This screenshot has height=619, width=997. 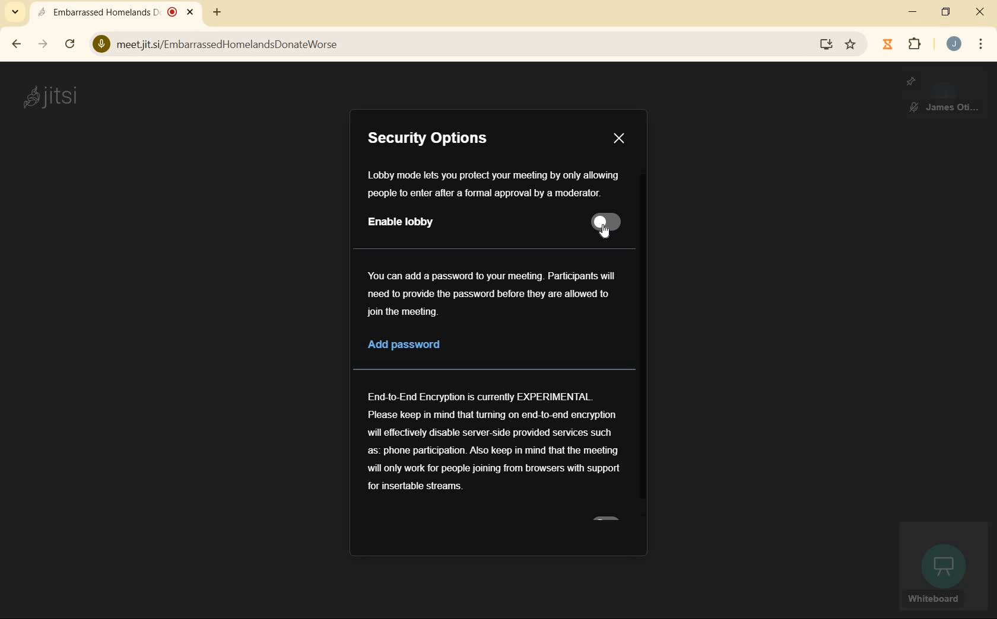 What do you see at coordinates (942, 568) in the screenshot?
I see `whiteboard` at bounding box center [942, 568].